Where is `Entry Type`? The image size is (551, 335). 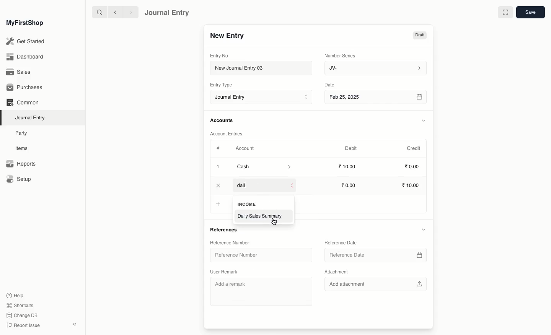
Entry Type is located at coordinates (223, 85).